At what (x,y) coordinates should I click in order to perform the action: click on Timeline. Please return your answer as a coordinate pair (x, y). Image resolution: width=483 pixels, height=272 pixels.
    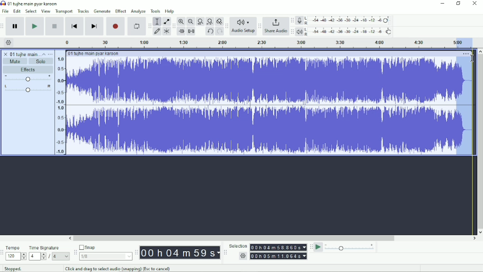
    Looking at the image, I should click on (272, 43).